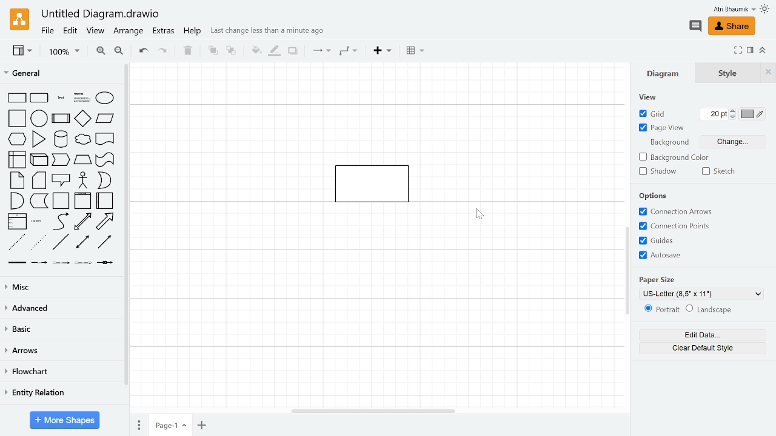 The width and height of the screenshot is (776, 436). Describe the element at coordinates (64, 420) in the screenshot. I see `More shapes` at that location.